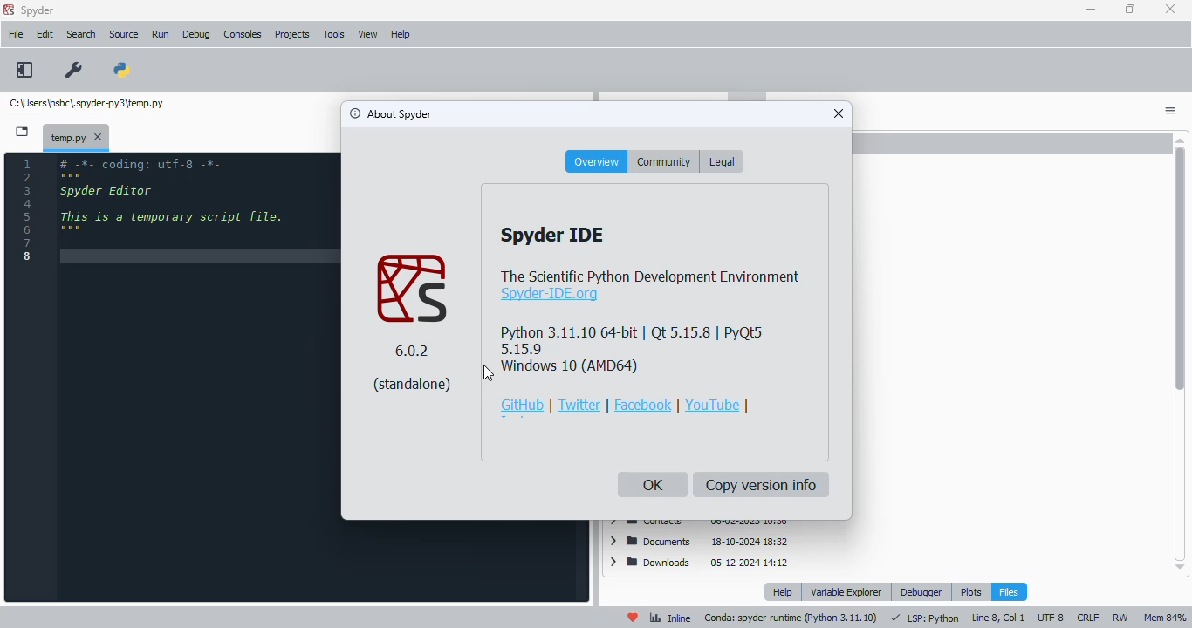 The image size is (1192, 628). I want to click on Python 3.11.10 64-bit | Qt 5.15.8 | PyQt5 5.15.9  Windows 10 (AMD64) , so click(634, 350).